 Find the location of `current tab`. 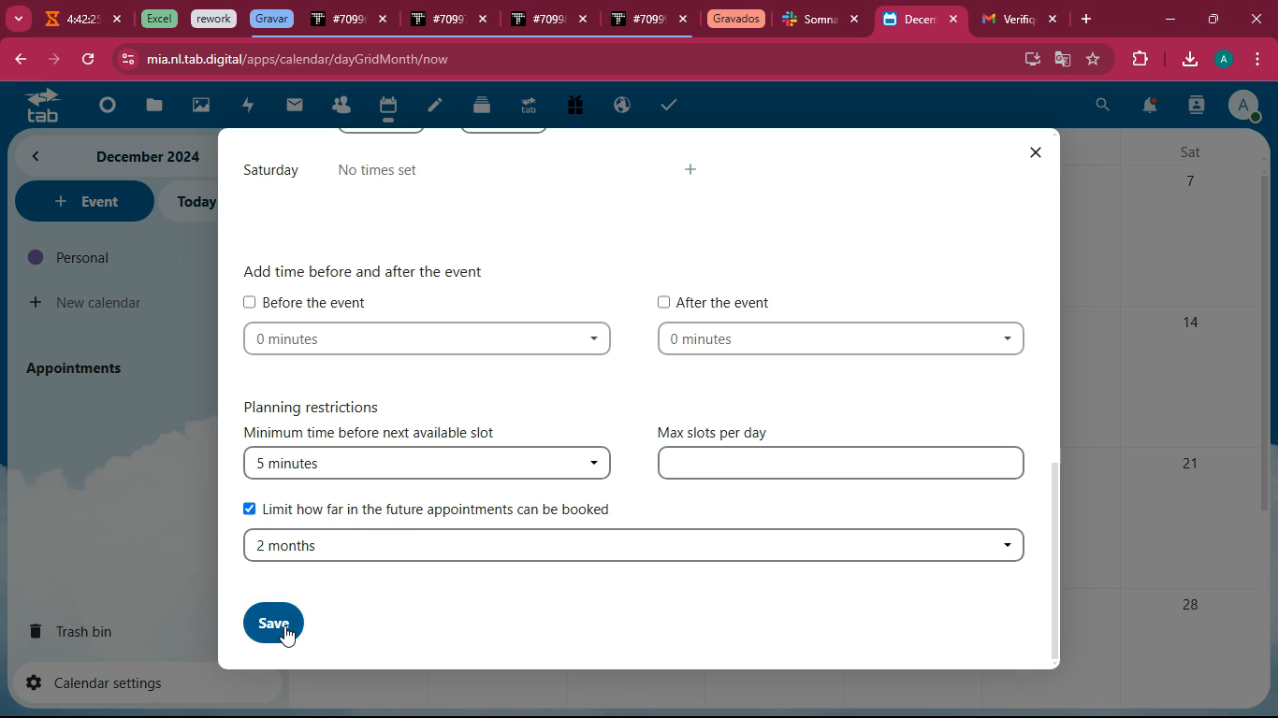

current tab is located at coordinates (909, 24).